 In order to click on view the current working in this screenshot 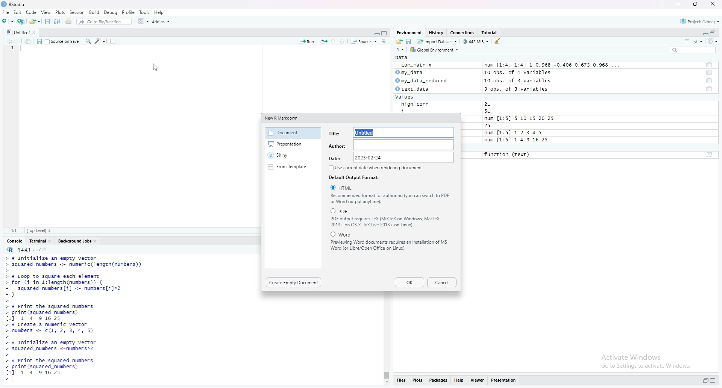, I will do `click(47, 249)`.